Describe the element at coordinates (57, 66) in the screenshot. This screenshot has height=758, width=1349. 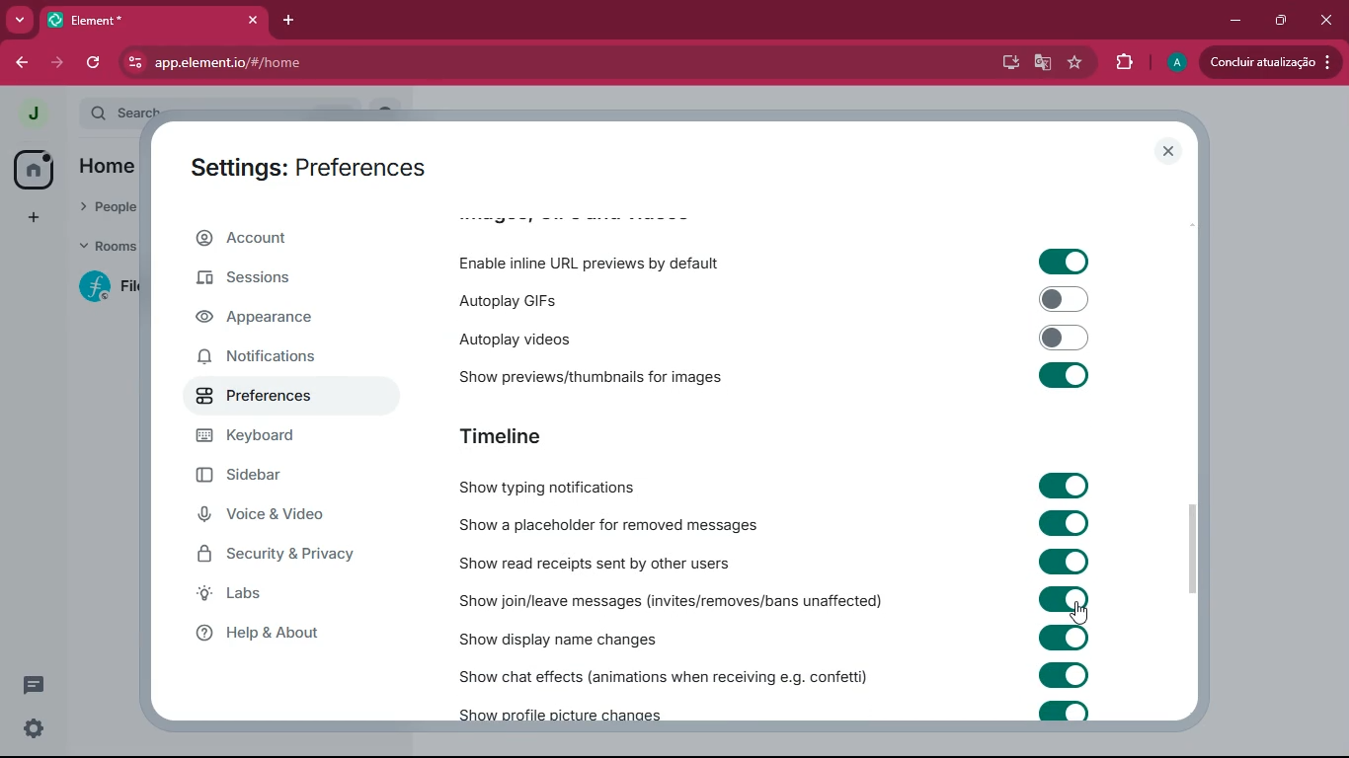
I see `forward` at that location.